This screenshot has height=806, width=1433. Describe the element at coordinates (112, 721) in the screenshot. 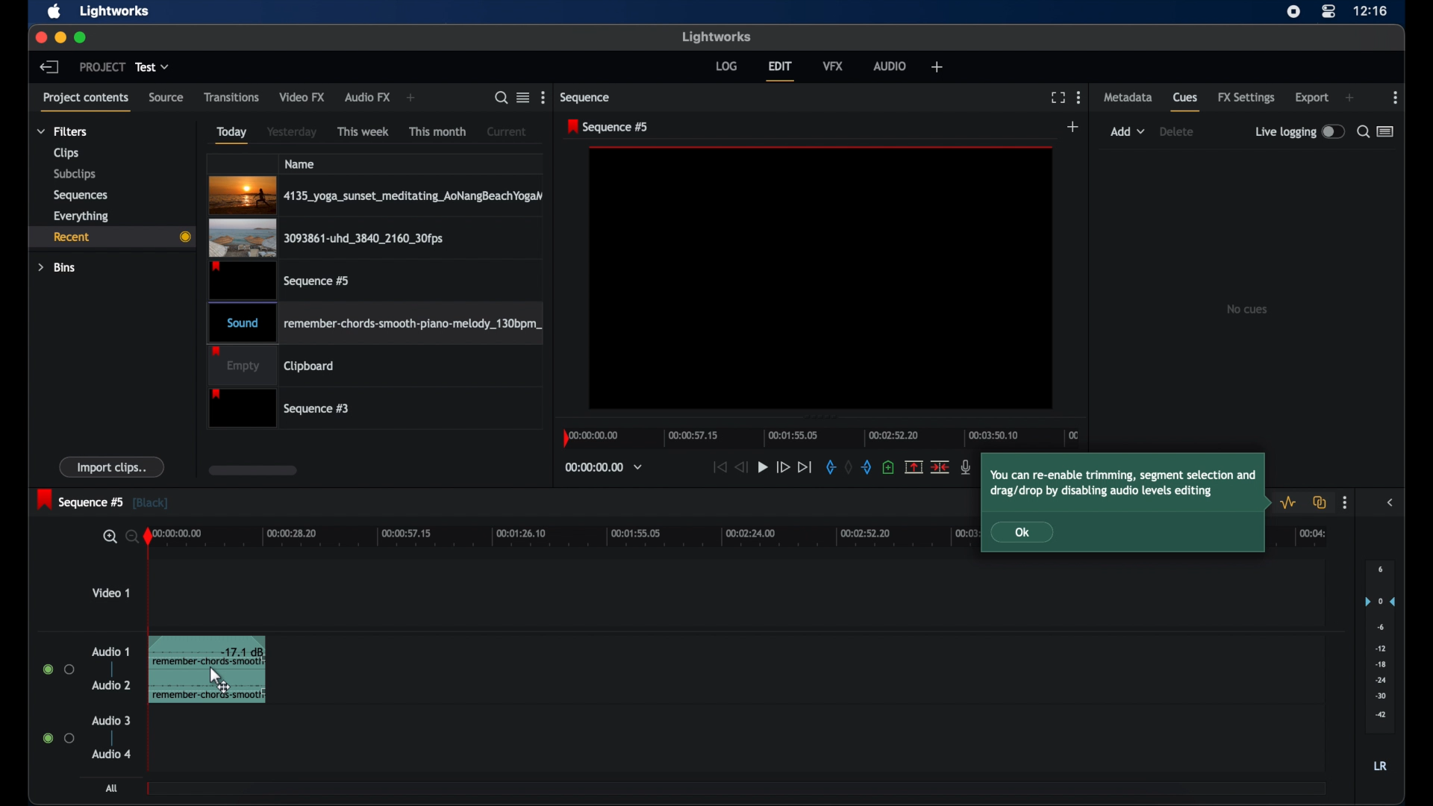

I see `audio 3` at that location.